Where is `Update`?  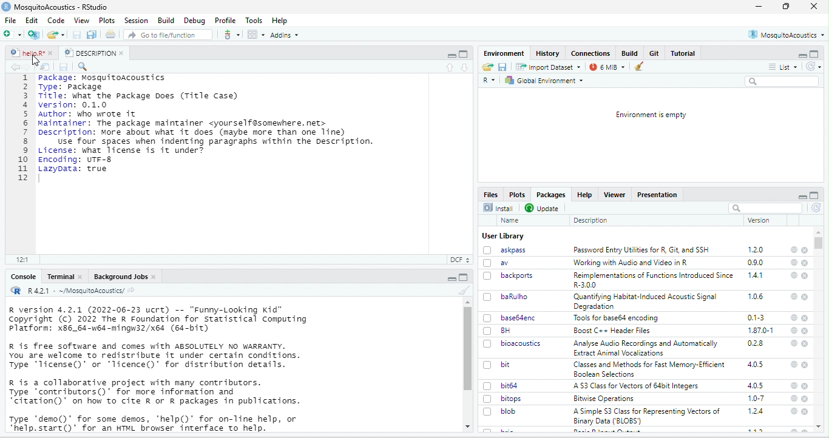
Update is located at coordinates (543, 207).